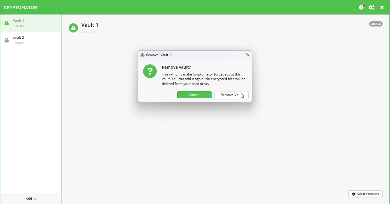 This screenshot has height=204, width=390. What do you see at coordinates (242, 96) in the screenshot?
I see `cursor` at bounding box center [242, 96].